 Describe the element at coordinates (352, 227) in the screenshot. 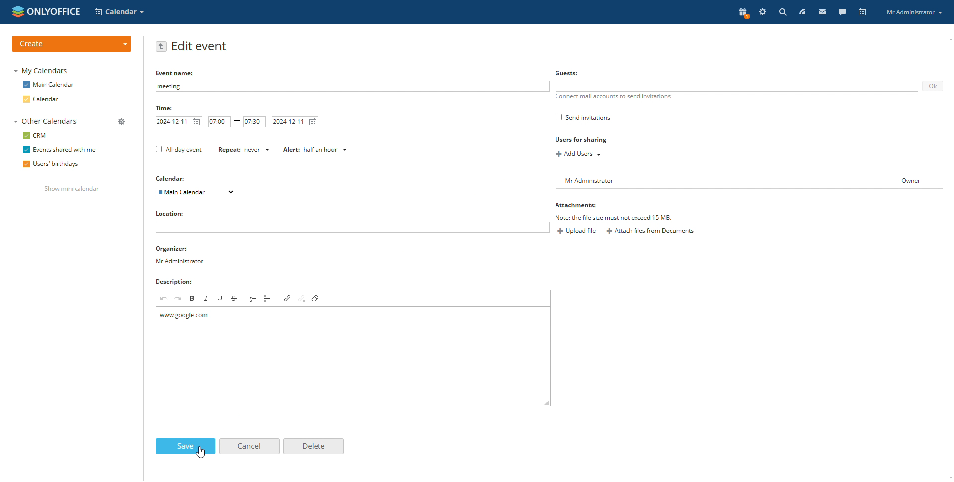

I see `add location` at that location.